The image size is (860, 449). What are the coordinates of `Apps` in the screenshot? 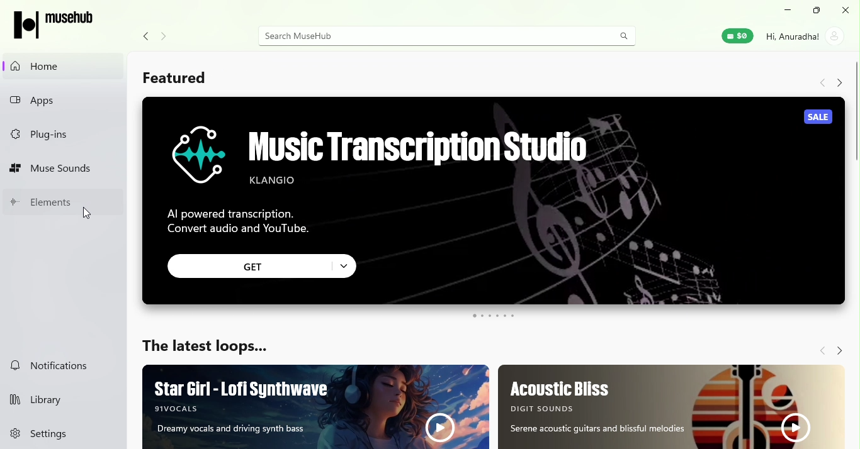 It's located at (65, 98).